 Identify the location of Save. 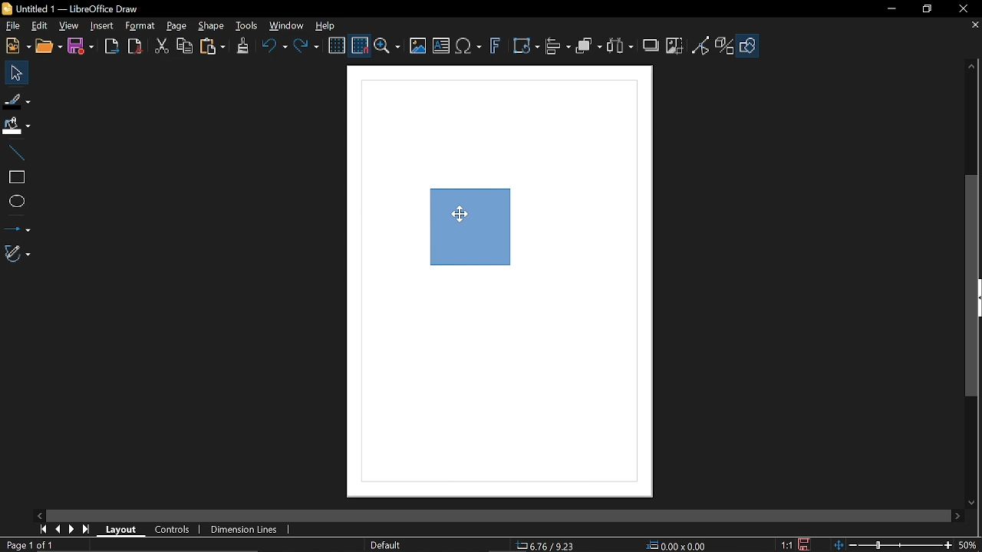
(80, 48).